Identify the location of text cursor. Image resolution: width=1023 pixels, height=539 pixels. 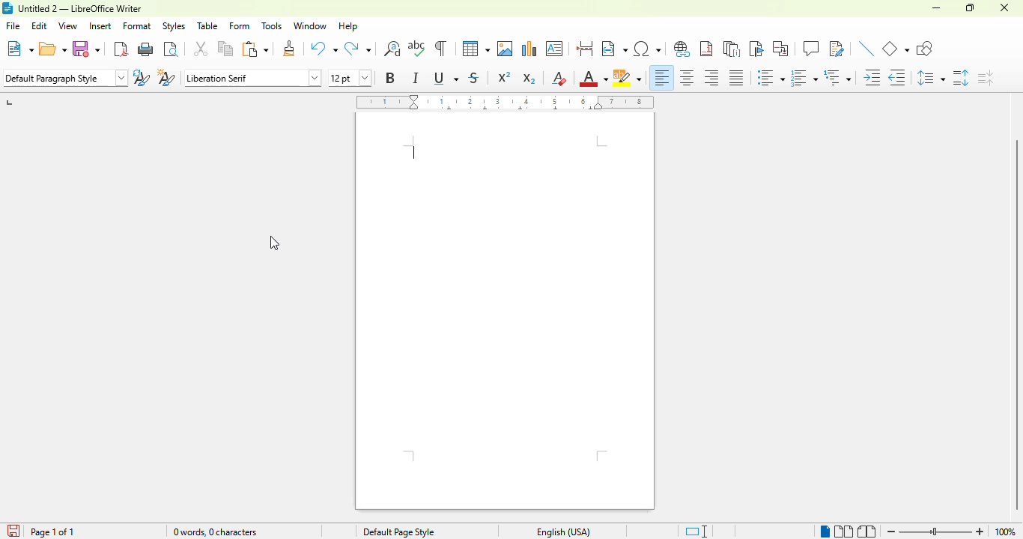
(413, 153).